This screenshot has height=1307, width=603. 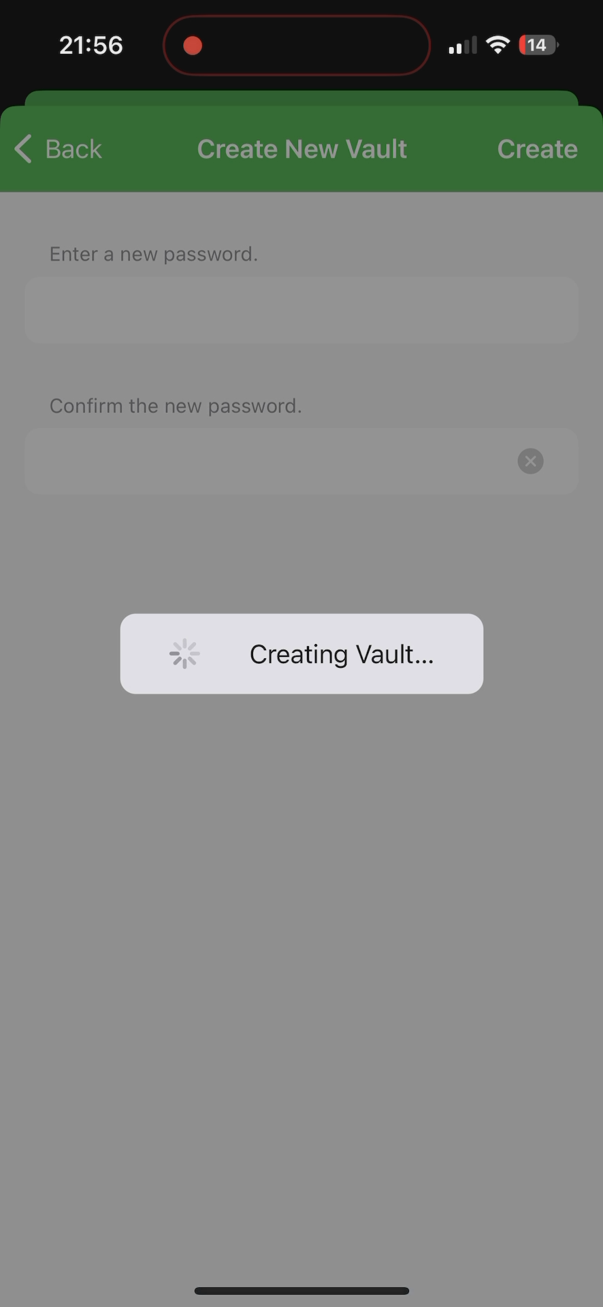 What do you see at coordinates (312, 445) in the screenshot?
I see `Confirm the new password.` at bounding box center [312, 445].